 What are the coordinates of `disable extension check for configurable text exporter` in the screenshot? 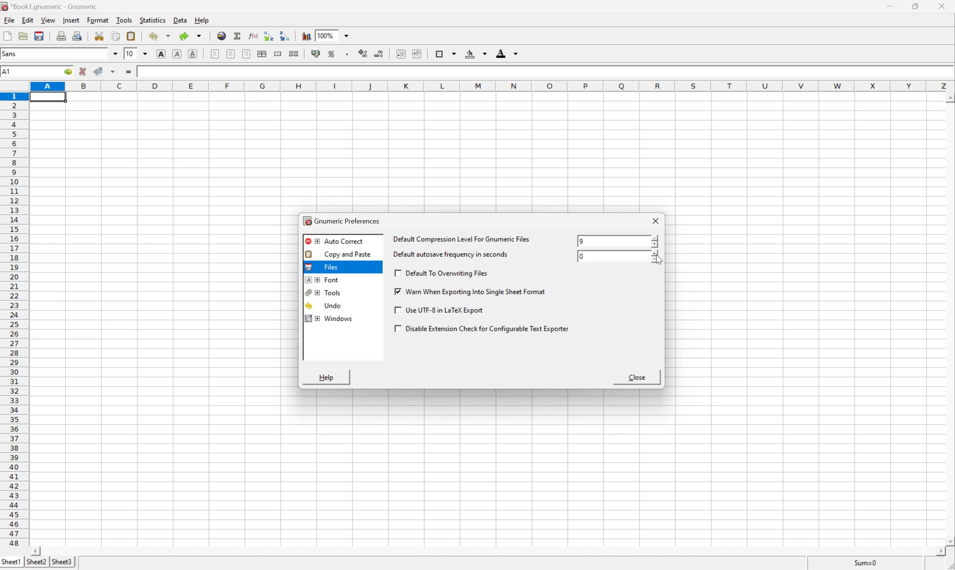 It's located at (484, 328).